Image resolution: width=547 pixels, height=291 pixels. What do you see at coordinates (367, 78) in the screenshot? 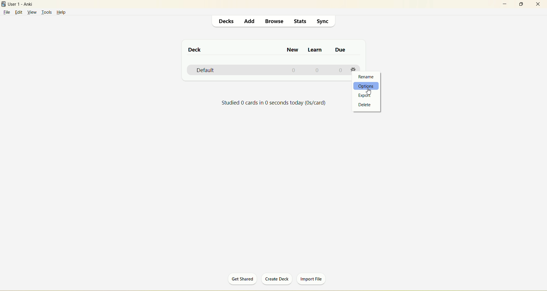
I see `rename` at bounding box center [367, 78].